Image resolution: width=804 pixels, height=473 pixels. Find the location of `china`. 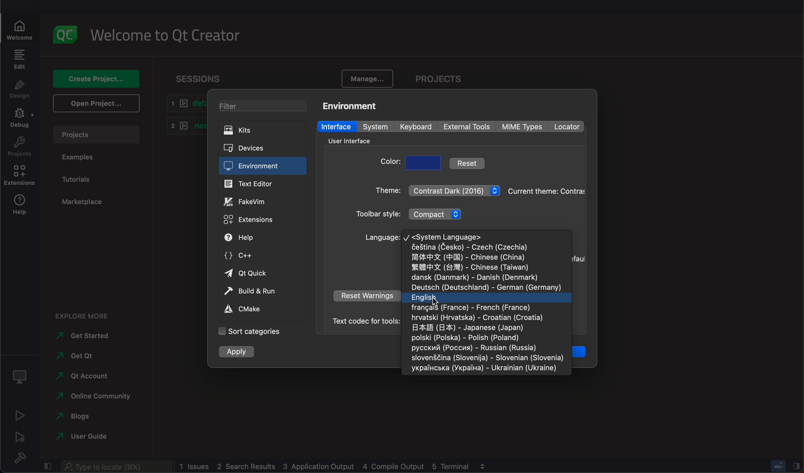

china is located at coordinates (477, 259).